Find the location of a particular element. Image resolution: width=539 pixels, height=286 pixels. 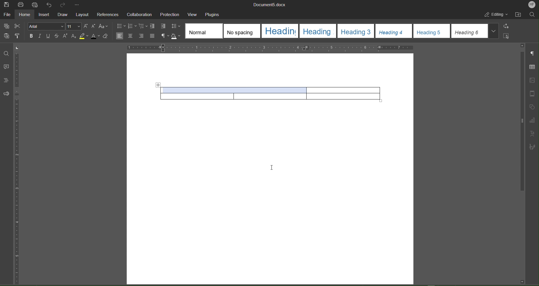

heading 1 is located at coordinates (280, 31).